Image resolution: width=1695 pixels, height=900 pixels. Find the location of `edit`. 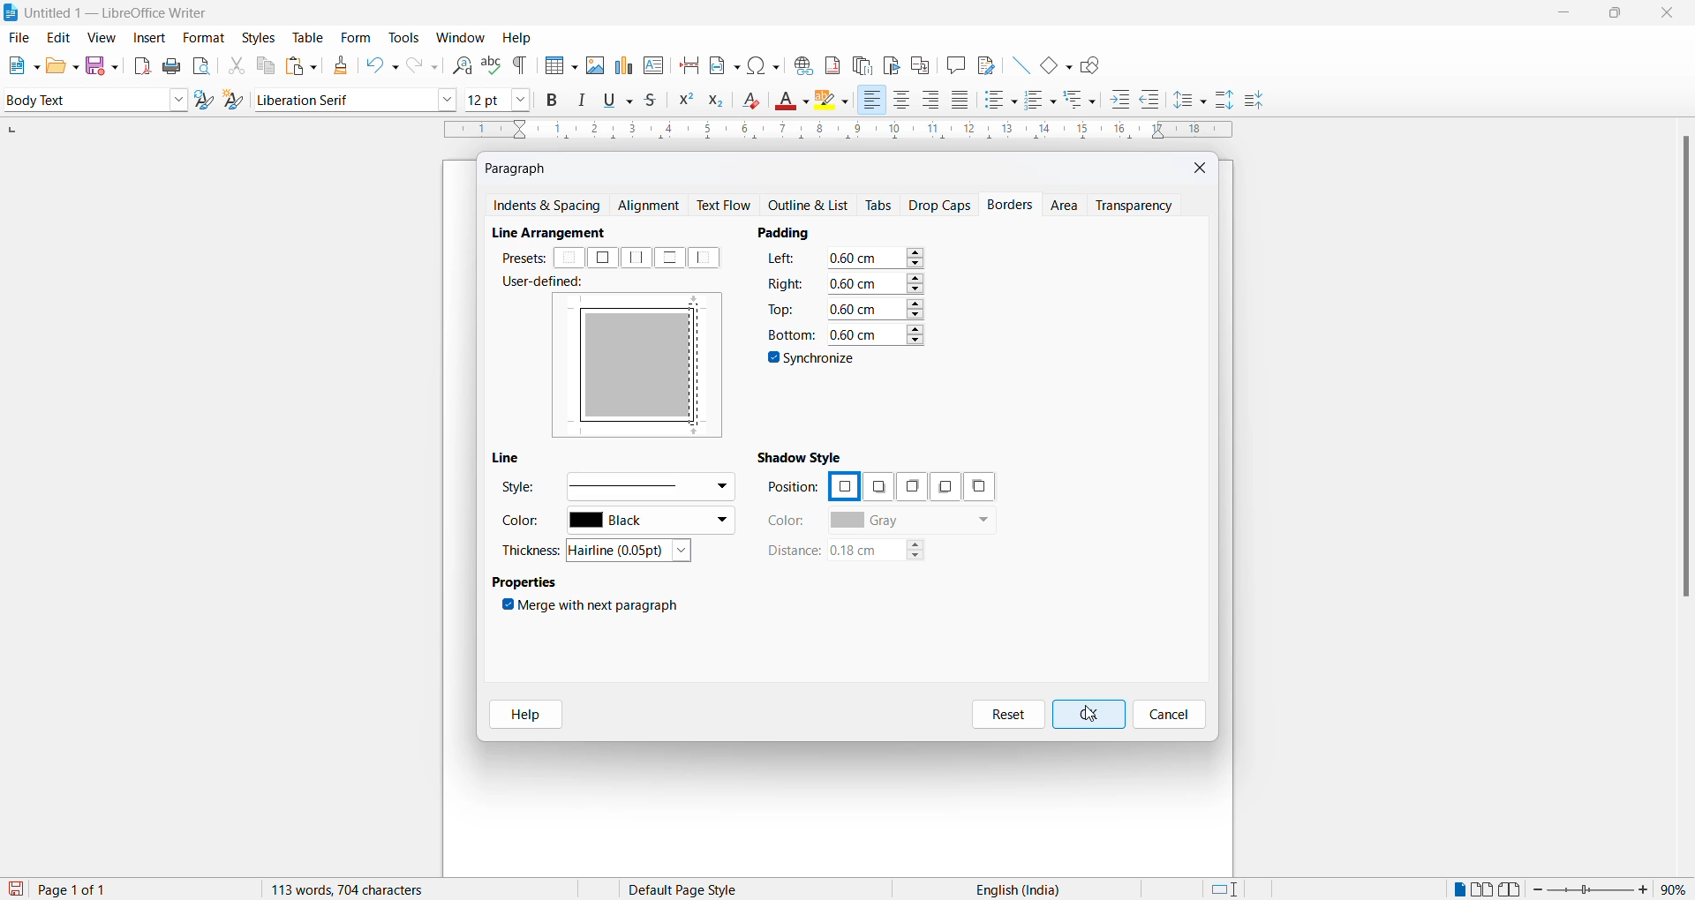

edit is located at coordinates (60, 38).